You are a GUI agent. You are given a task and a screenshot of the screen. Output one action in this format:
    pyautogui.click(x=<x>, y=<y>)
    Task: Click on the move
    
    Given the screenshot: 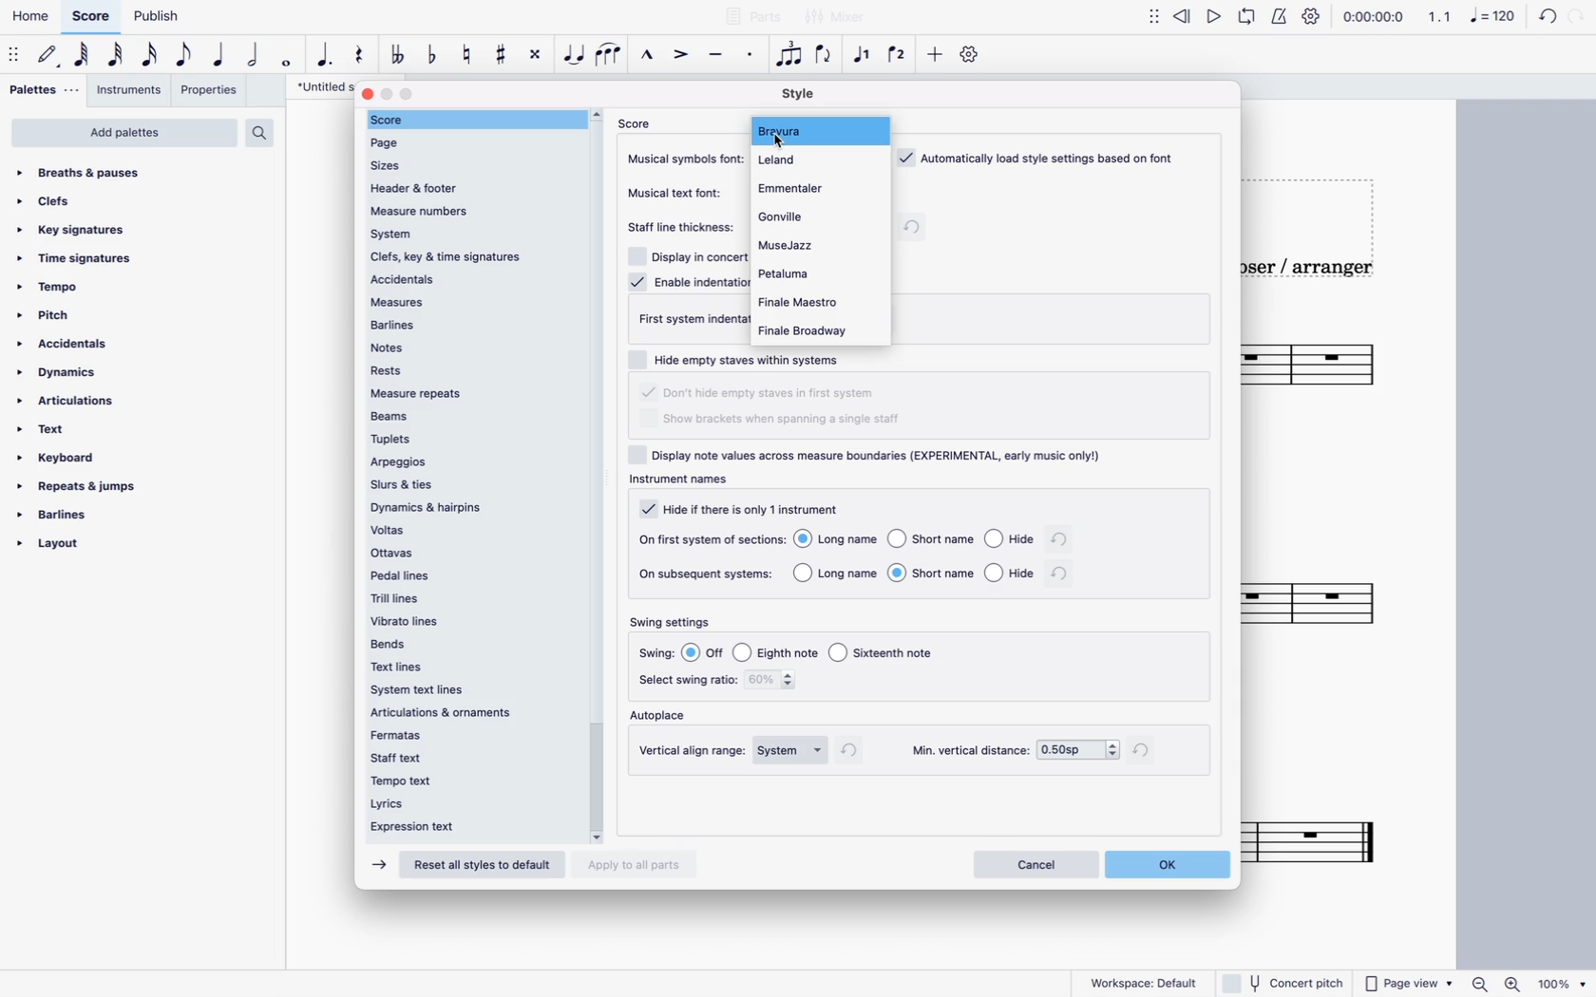 What is the action you would take?
    pyautogui.click(x=14, y=54)
    